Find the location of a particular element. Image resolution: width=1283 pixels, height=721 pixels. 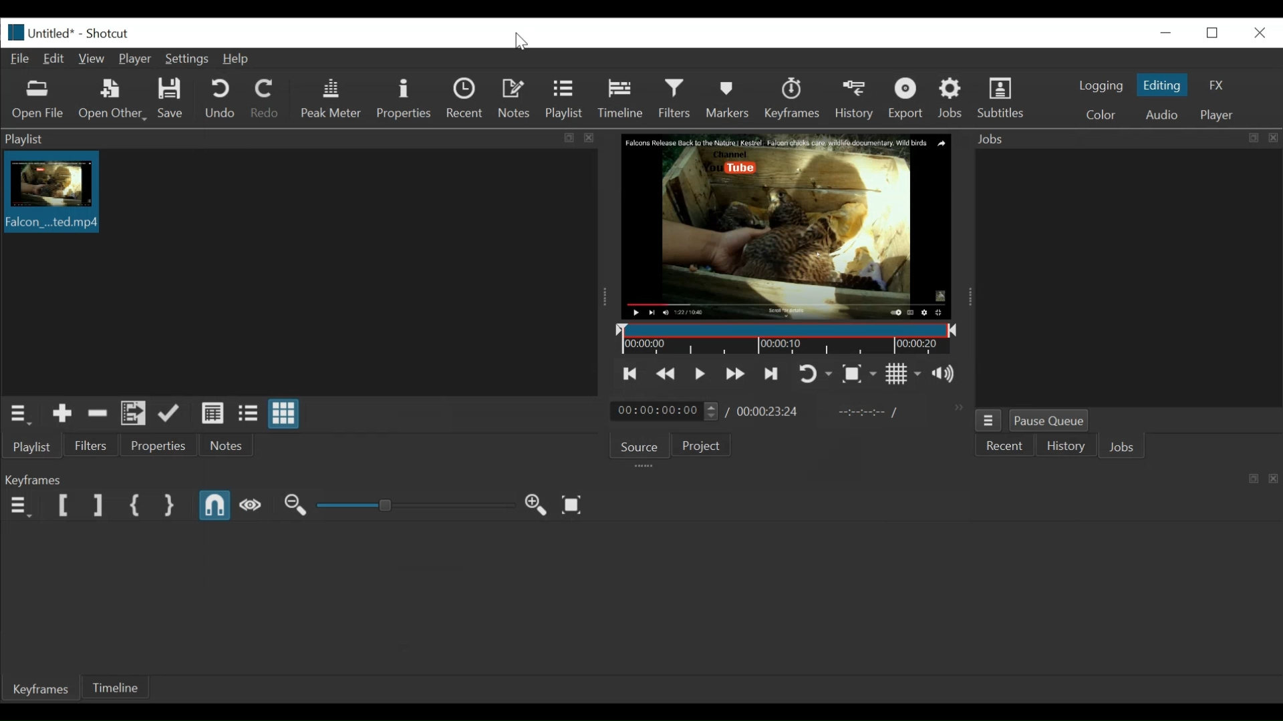

Restore is located at coordinates (1209, 31).